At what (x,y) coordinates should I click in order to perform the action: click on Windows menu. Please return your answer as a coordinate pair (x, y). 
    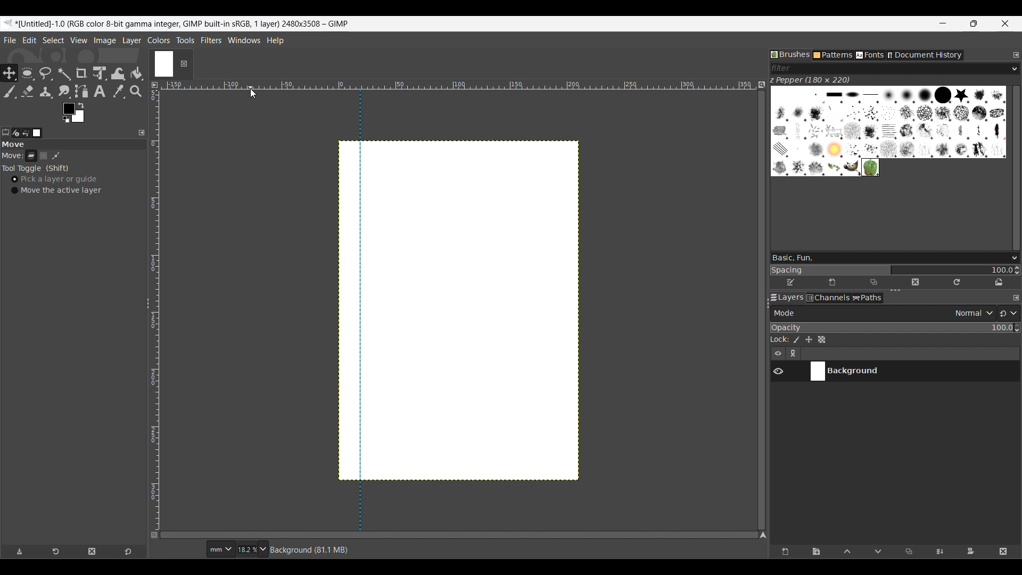
    Looking at the image, I should click on (244, 39).